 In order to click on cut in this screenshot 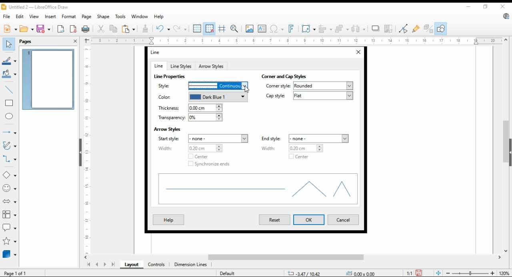, I will do `click(100, 29)`.